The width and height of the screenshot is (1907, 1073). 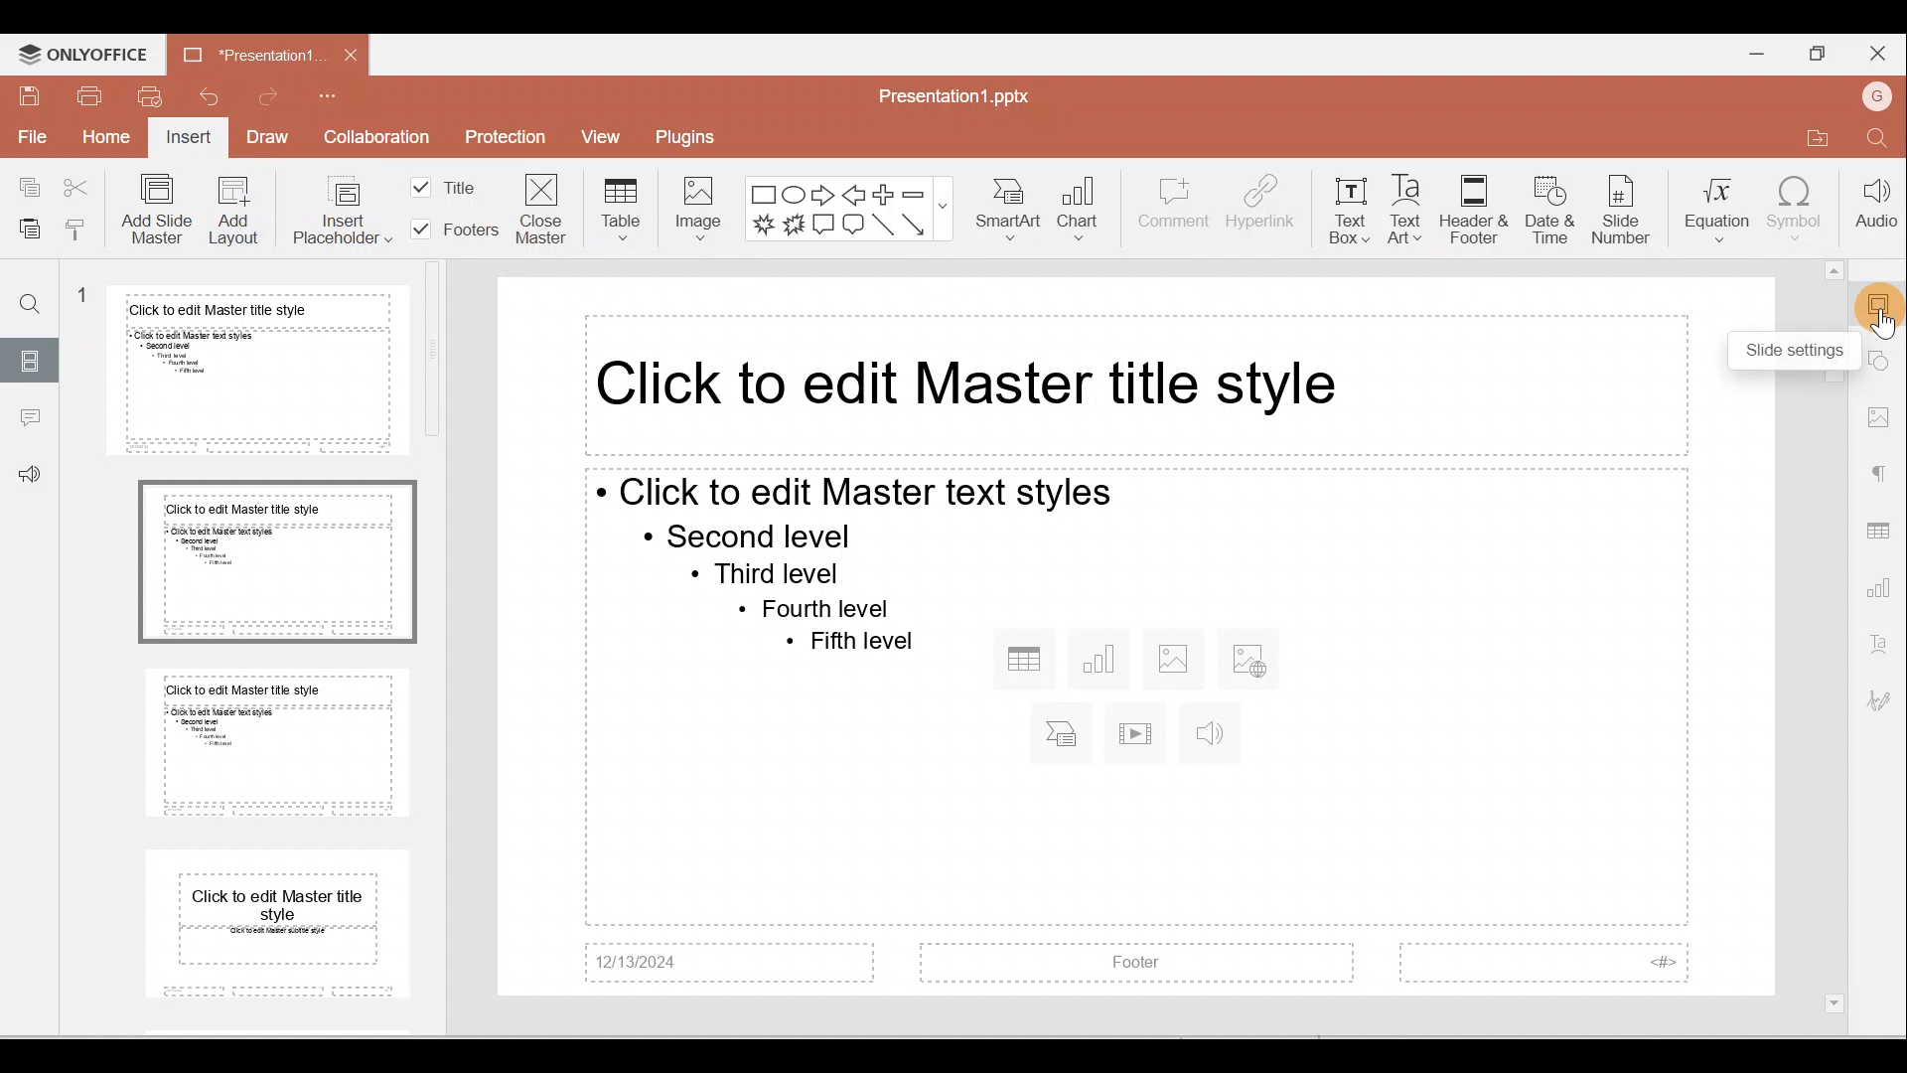 What do you see at coordinates (697, 207) in the screenshot?
I see `Image` at bounding box center [697, 207].